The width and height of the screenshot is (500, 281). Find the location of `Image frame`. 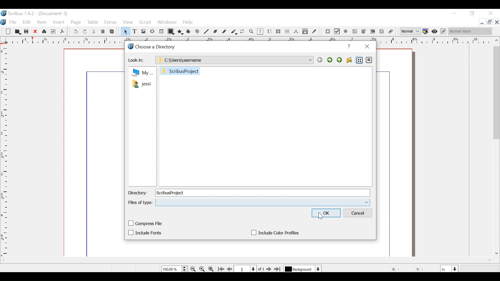

Image frame is located at coordinates (143, 31).